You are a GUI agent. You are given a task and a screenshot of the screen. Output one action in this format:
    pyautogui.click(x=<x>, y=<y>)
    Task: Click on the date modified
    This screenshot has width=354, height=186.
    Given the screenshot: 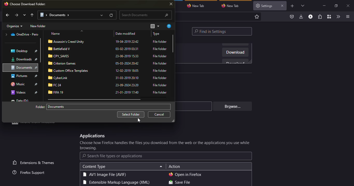 What is the action you would take?
    pyautogui.click(x=128, y=49)
    